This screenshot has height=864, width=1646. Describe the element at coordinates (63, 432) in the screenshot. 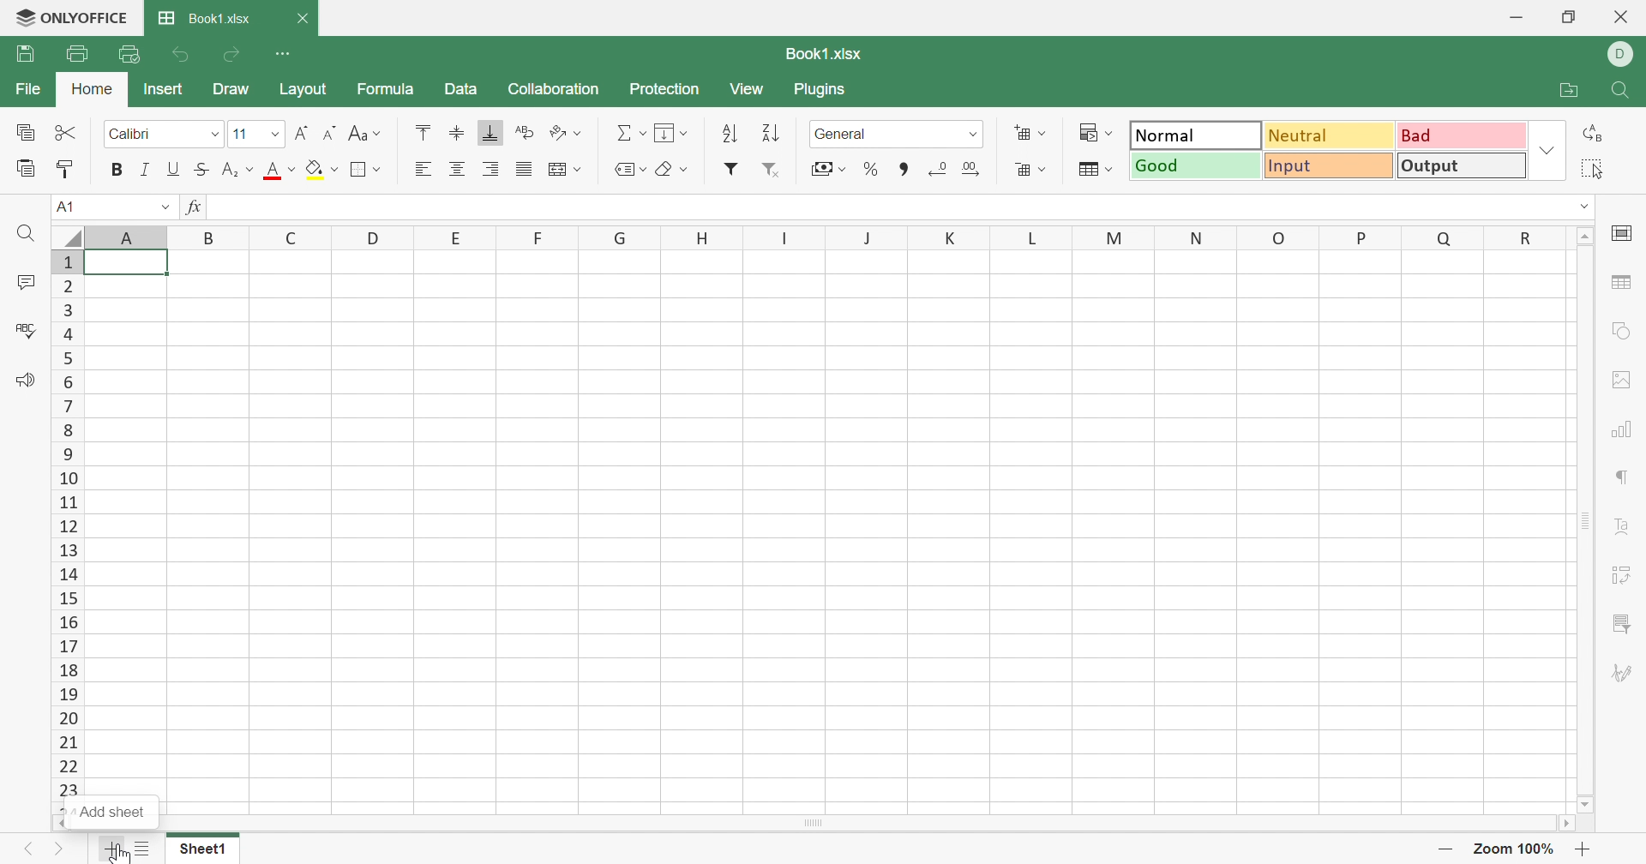

I see `8` at that location.